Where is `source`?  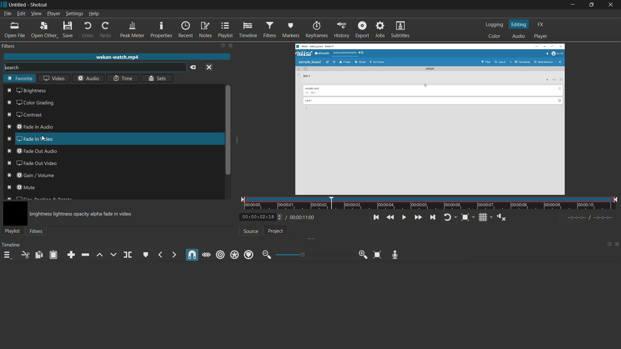 source is located at coordinates (251, 232).